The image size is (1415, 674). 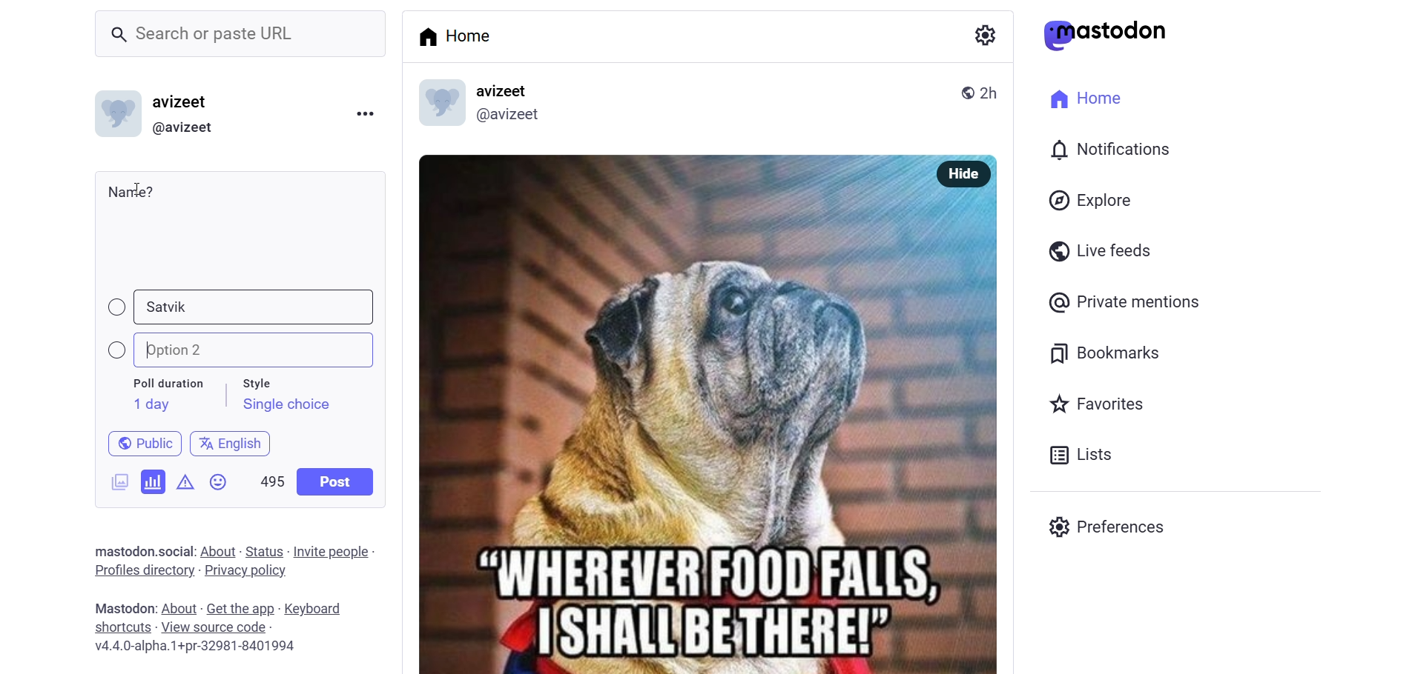 I want to click on post image, so click(x=662, y=407).